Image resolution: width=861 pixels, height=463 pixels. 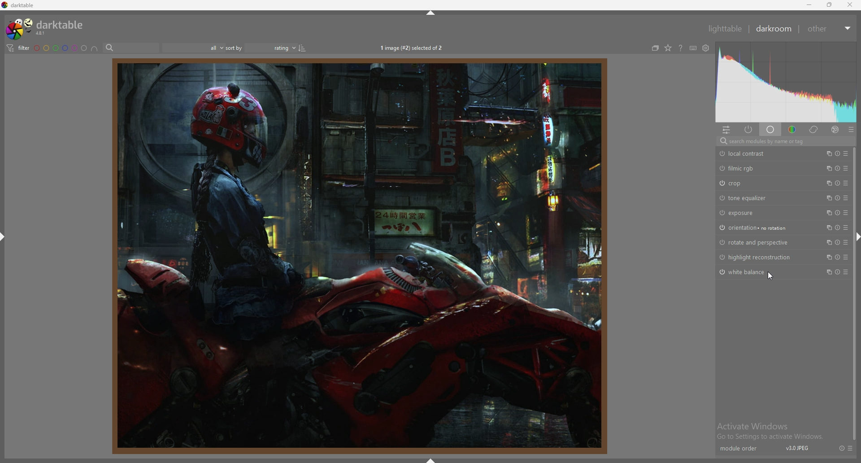 I want to click on reset, so click(x=838, y=228).